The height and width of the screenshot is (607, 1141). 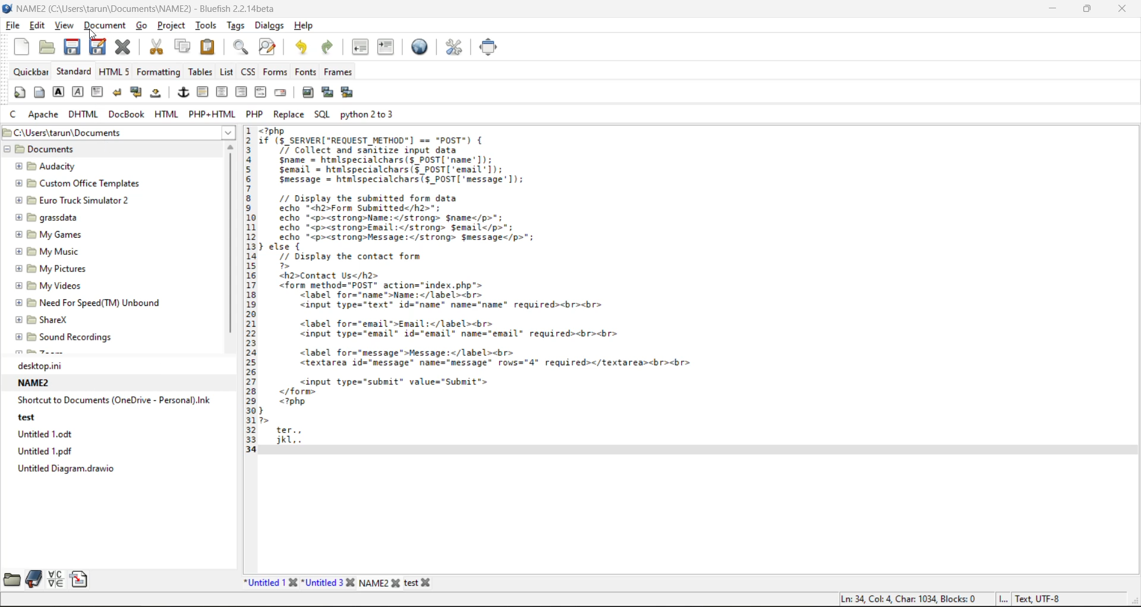 I want to click on replace, so click(x=289, y=113).